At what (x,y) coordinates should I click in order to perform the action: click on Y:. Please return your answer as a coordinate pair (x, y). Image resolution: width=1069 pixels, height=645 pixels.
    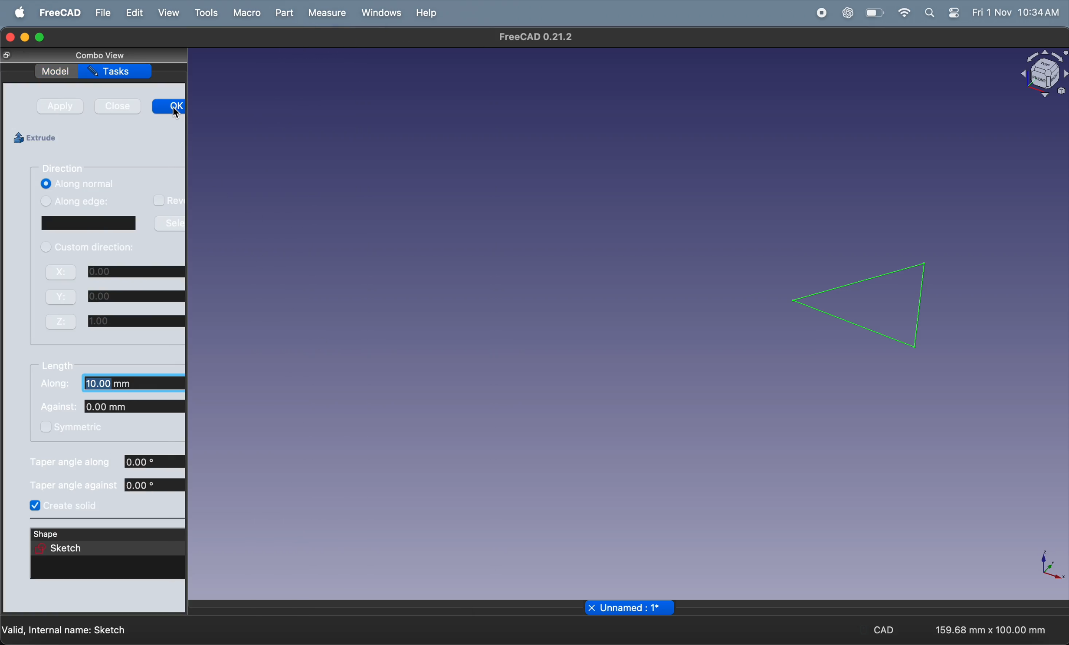
    Looking at the image, I should click on (62, 296).